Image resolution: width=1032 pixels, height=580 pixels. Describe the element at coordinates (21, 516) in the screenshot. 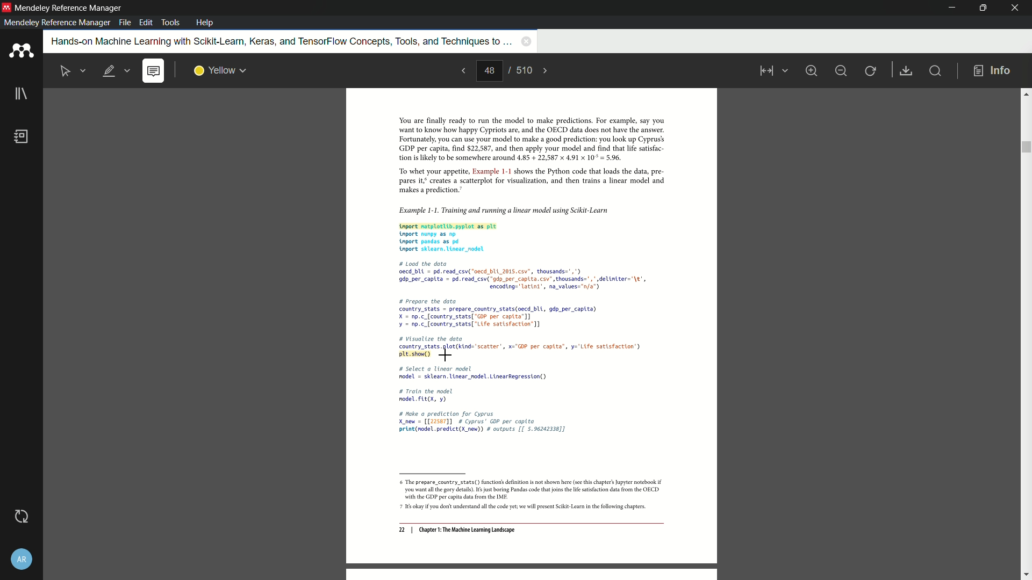

I see `sync` at that location.